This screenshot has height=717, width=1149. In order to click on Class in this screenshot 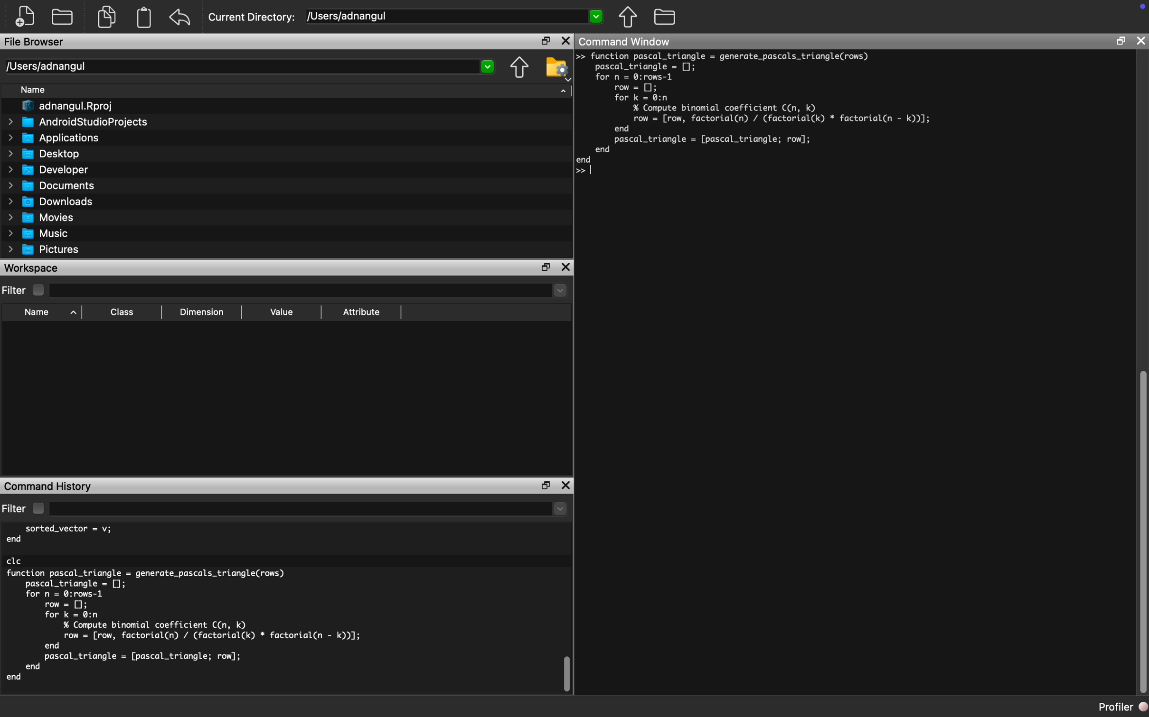, I will do `click(122, 312)`.